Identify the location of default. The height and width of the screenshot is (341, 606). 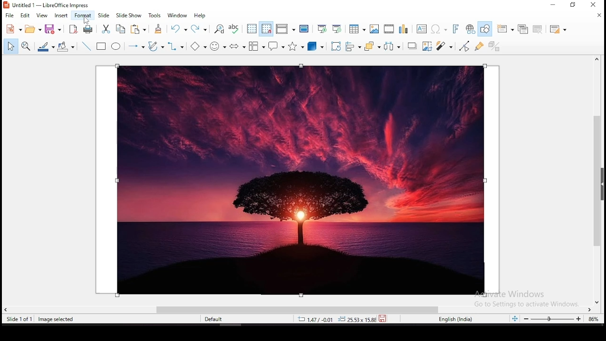
(216, 321).